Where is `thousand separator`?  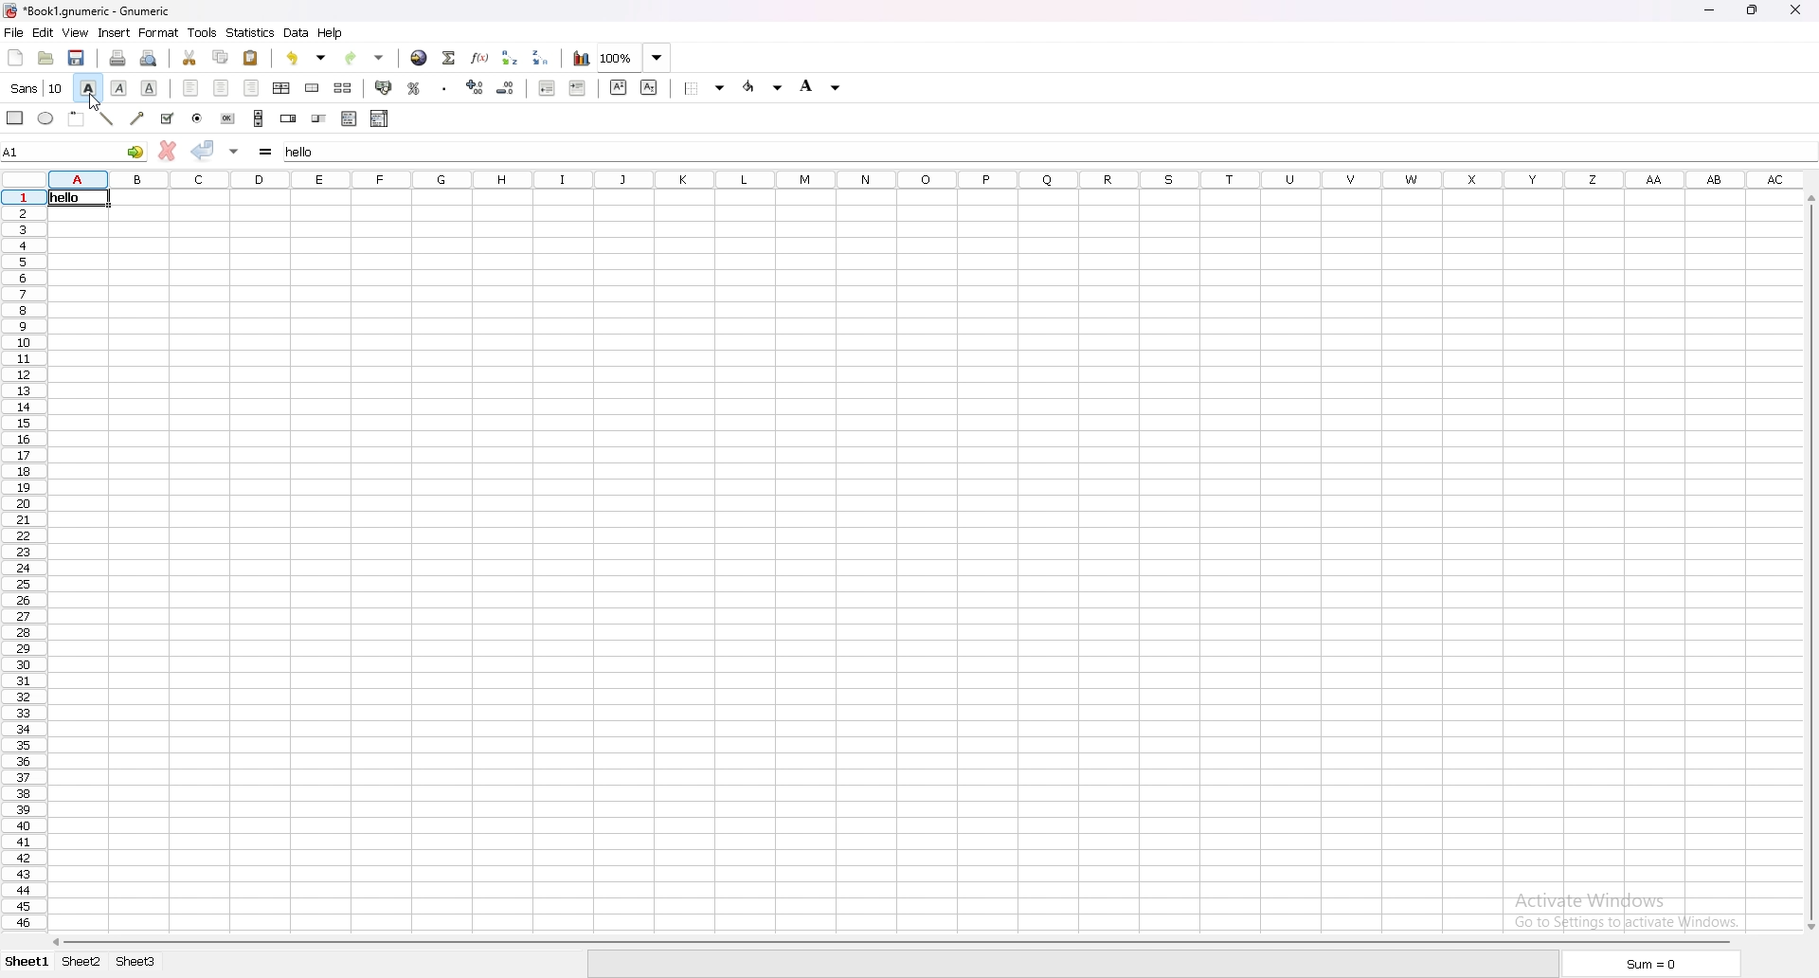
thousand separator is located at coordinates (445, 89).